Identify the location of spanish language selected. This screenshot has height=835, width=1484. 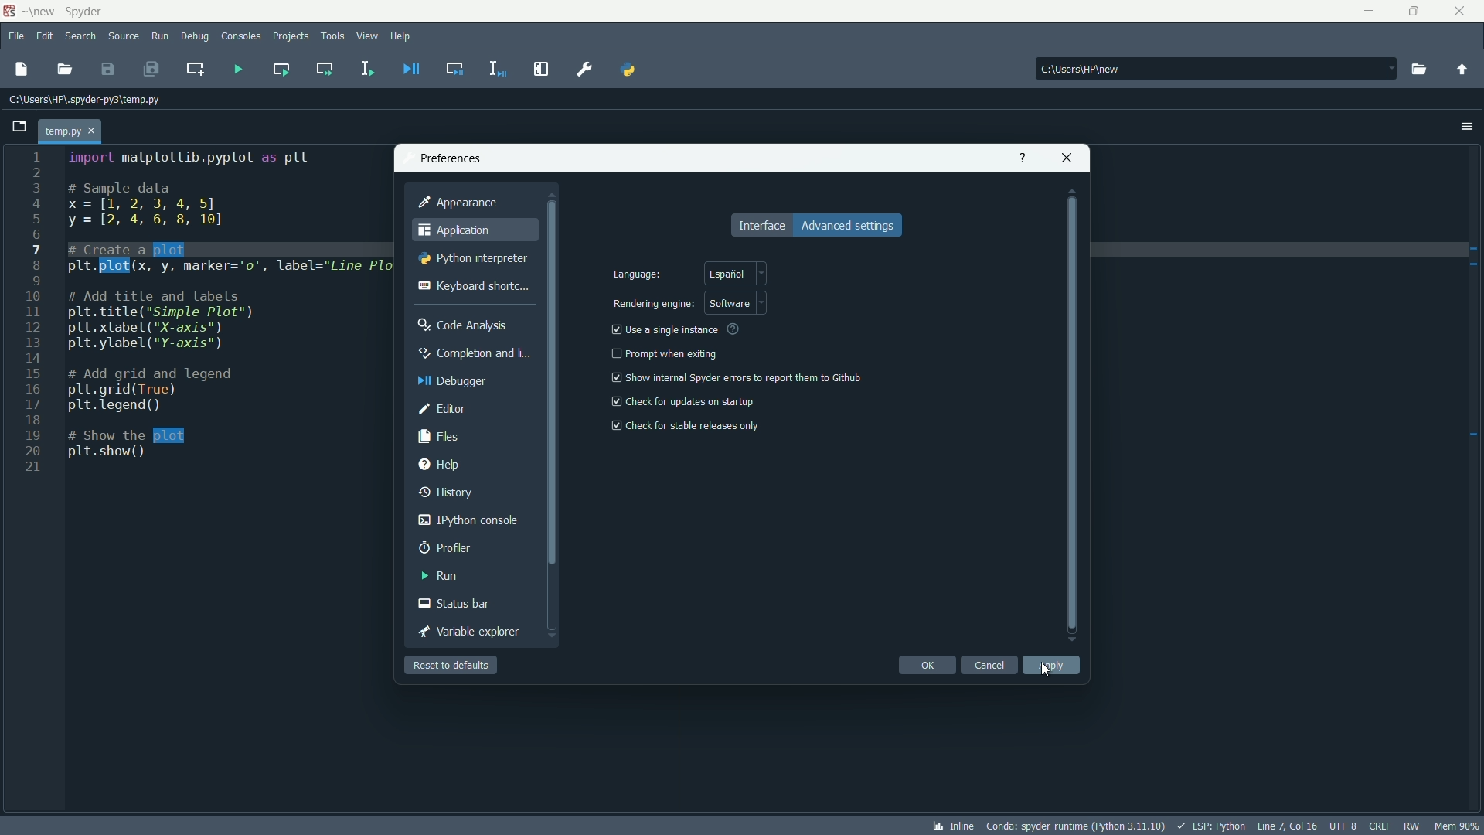
(736, 273).